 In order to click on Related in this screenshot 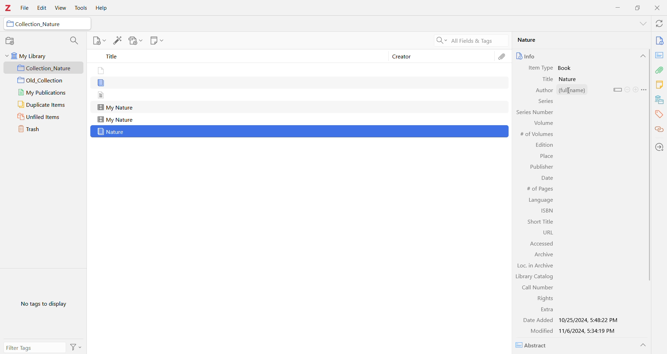, I will do `click(659, 130)`.